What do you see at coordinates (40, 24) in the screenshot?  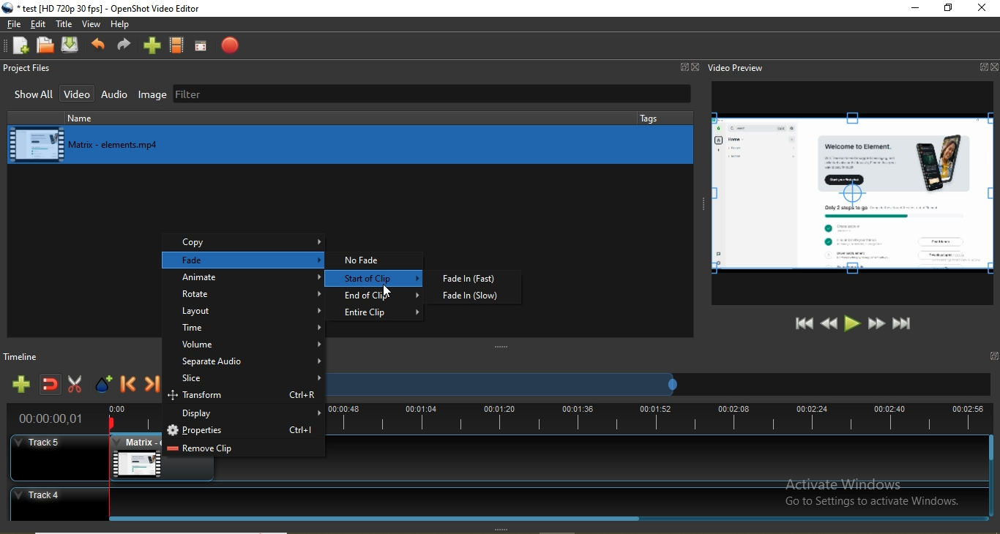 I see `Edit ` at bounding box center [40, 24].